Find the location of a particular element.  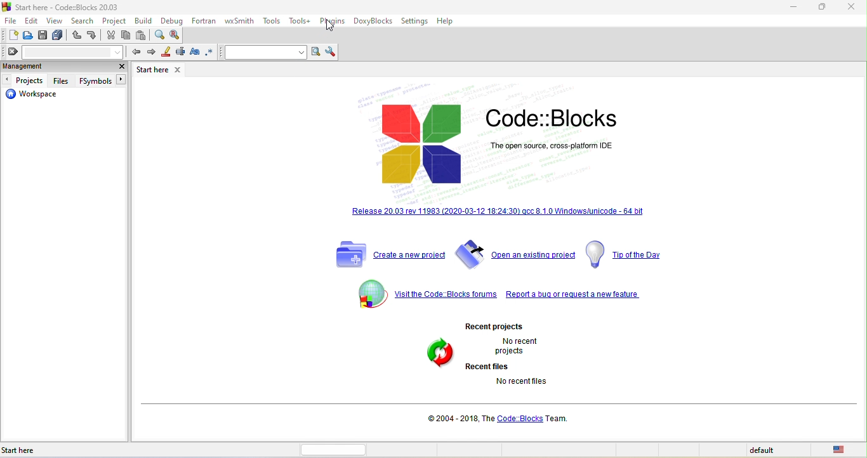

2004-2018 the code blocks team is located at coordinates (501, 419).